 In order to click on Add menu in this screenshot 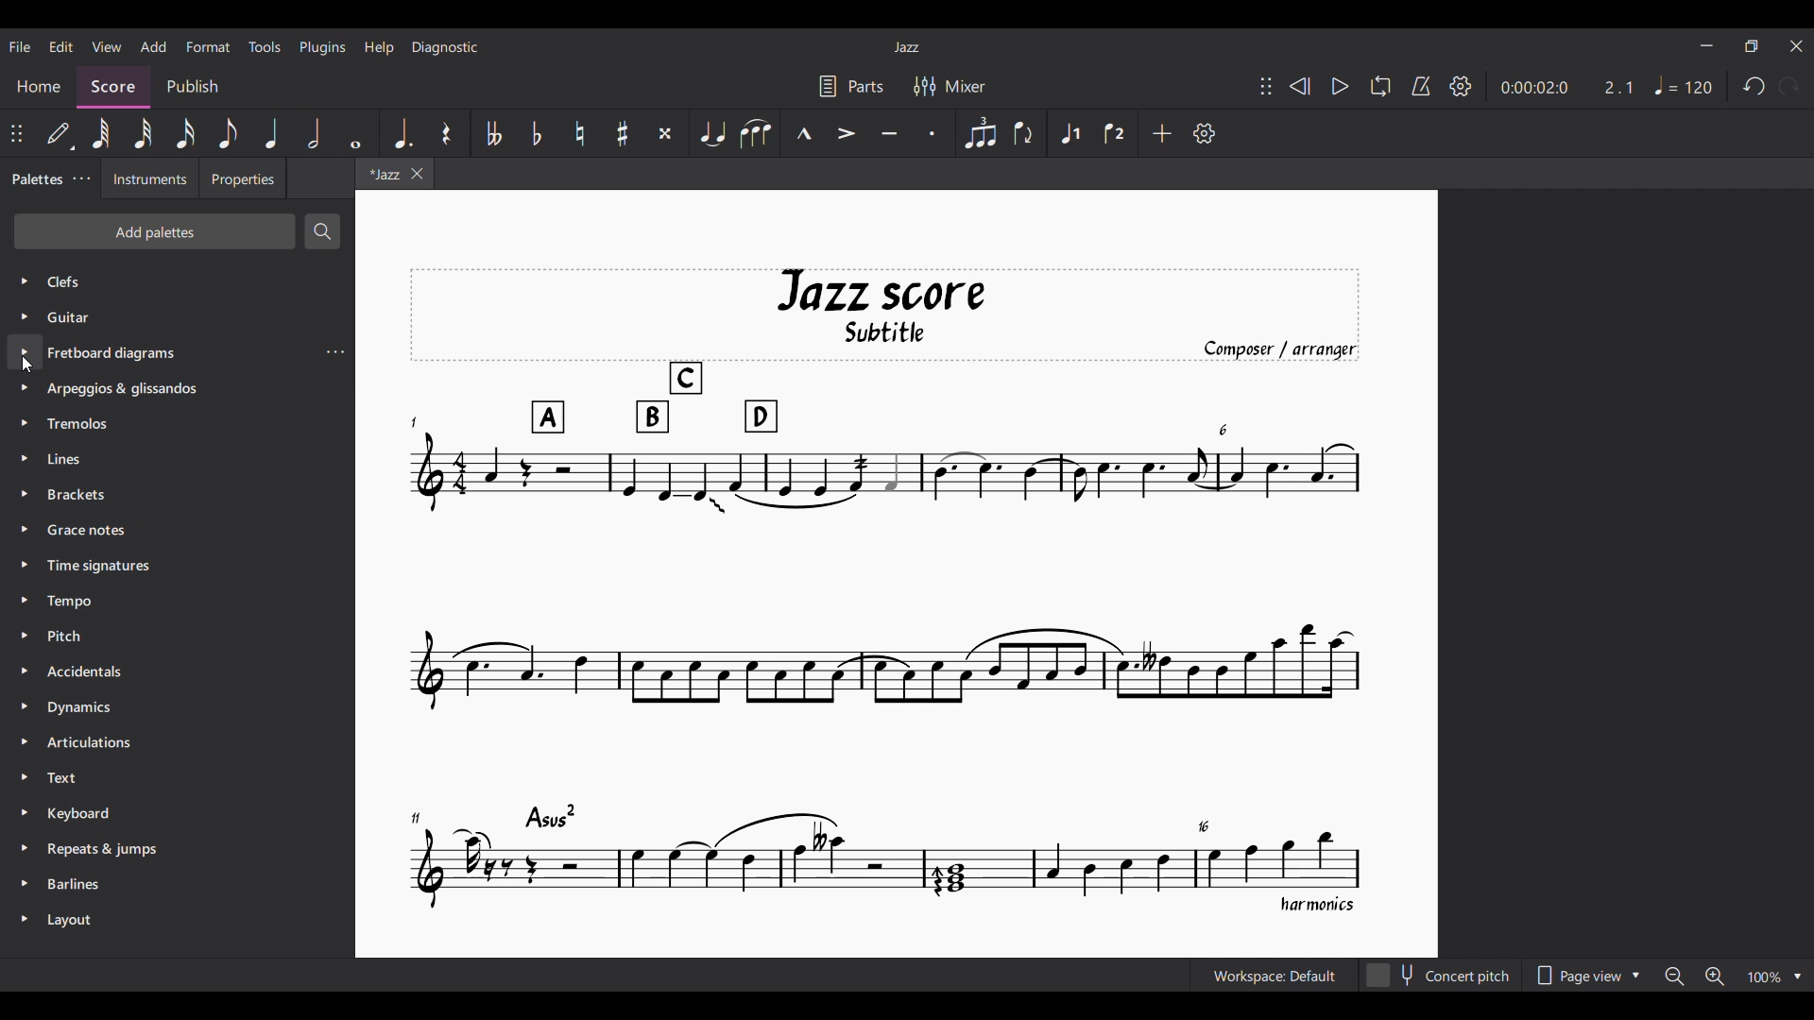, I will do `click(154, 47)`.